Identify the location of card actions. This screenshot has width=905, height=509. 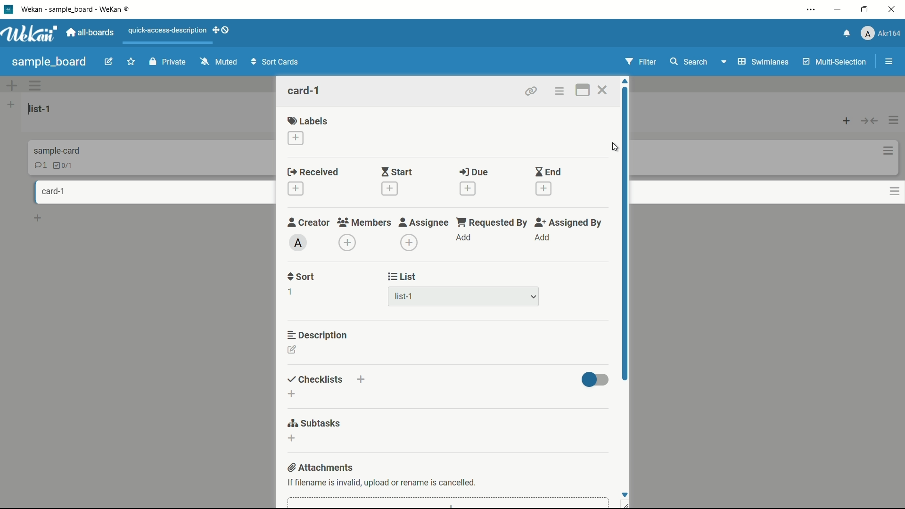
(587, 105).